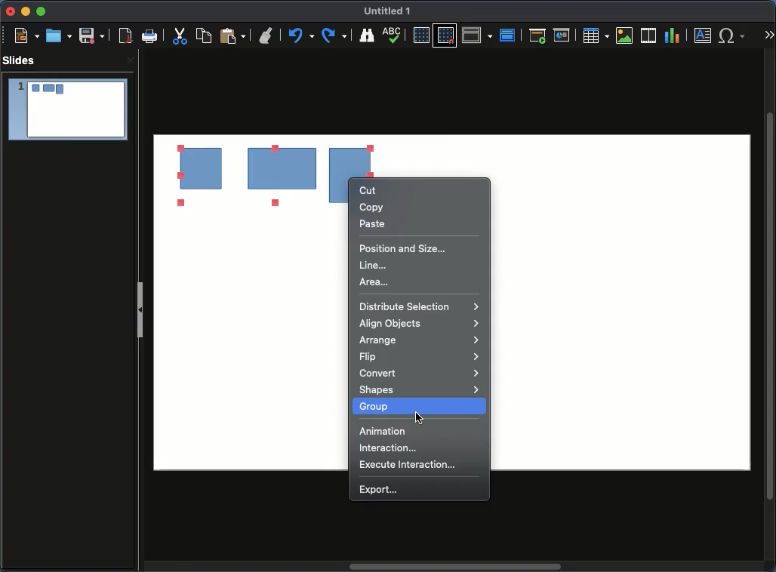  What do you see at coordinates (419, 340) in the screenshot?
I see `Arrange` at bounding box center [419, 340].